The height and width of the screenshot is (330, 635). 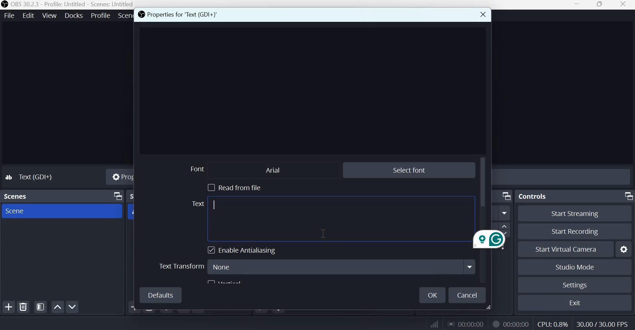 What do you see at coordinates (435, 323) in the screenshot?
I see `Connection Status Indicator` at bounding box center [435, 323].